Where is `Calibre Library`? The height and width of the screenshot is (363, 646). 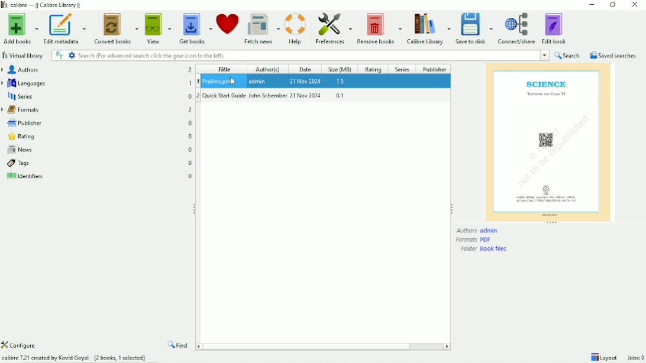 Calibre Library is located at coordinates (428, 28).